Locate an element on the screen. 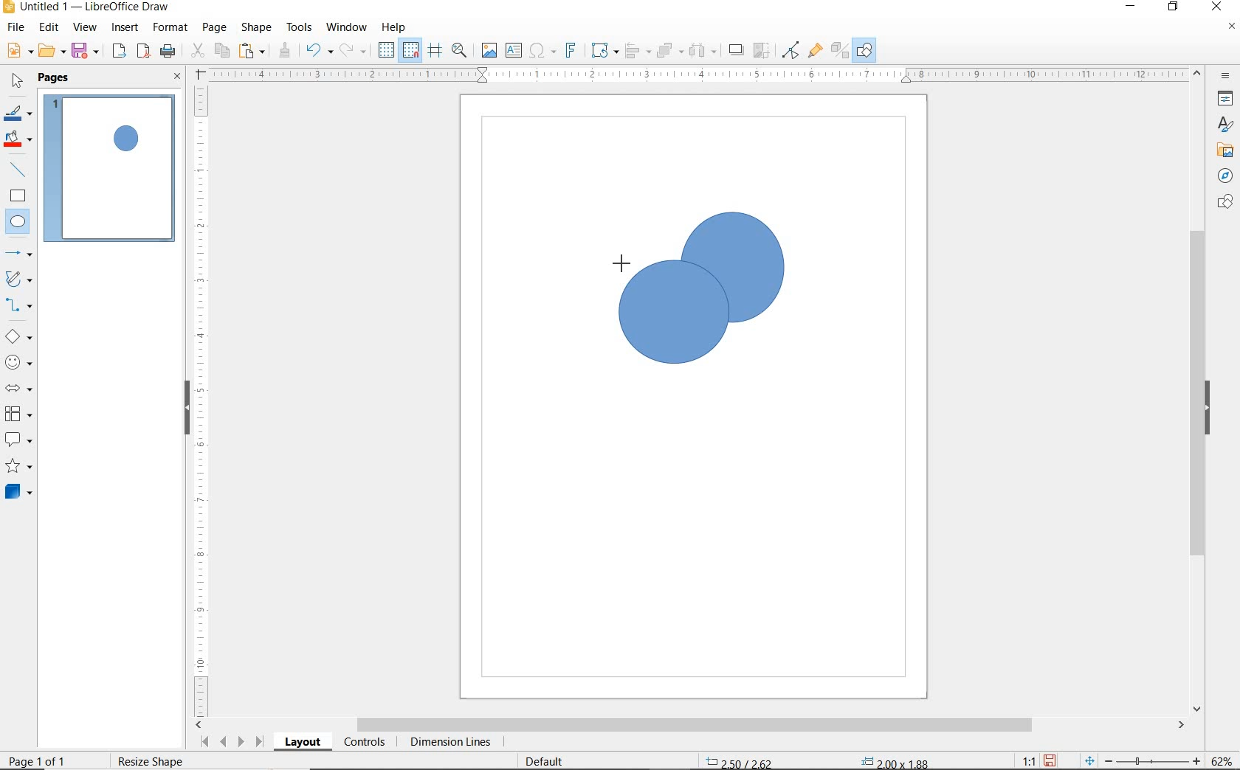 The height and width of the screenshot is (770, 1240). INSERT TEXT BOX is located at coordinates (514, 51).